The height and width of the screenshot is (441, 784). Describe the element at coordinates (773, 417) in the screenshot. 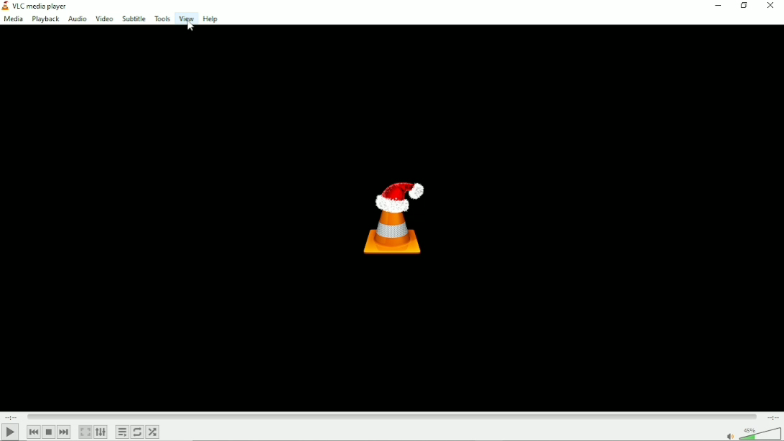

I see `Total duration` at that location.